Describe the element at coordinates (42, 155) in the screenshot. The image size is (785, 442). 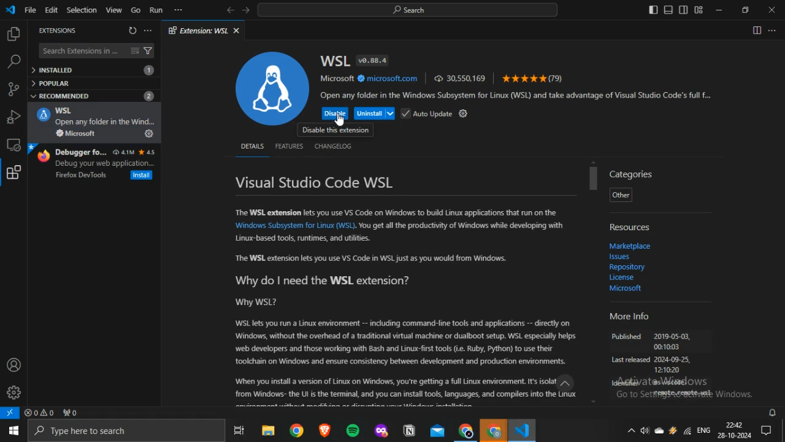
I see `firefox logo` at that location.